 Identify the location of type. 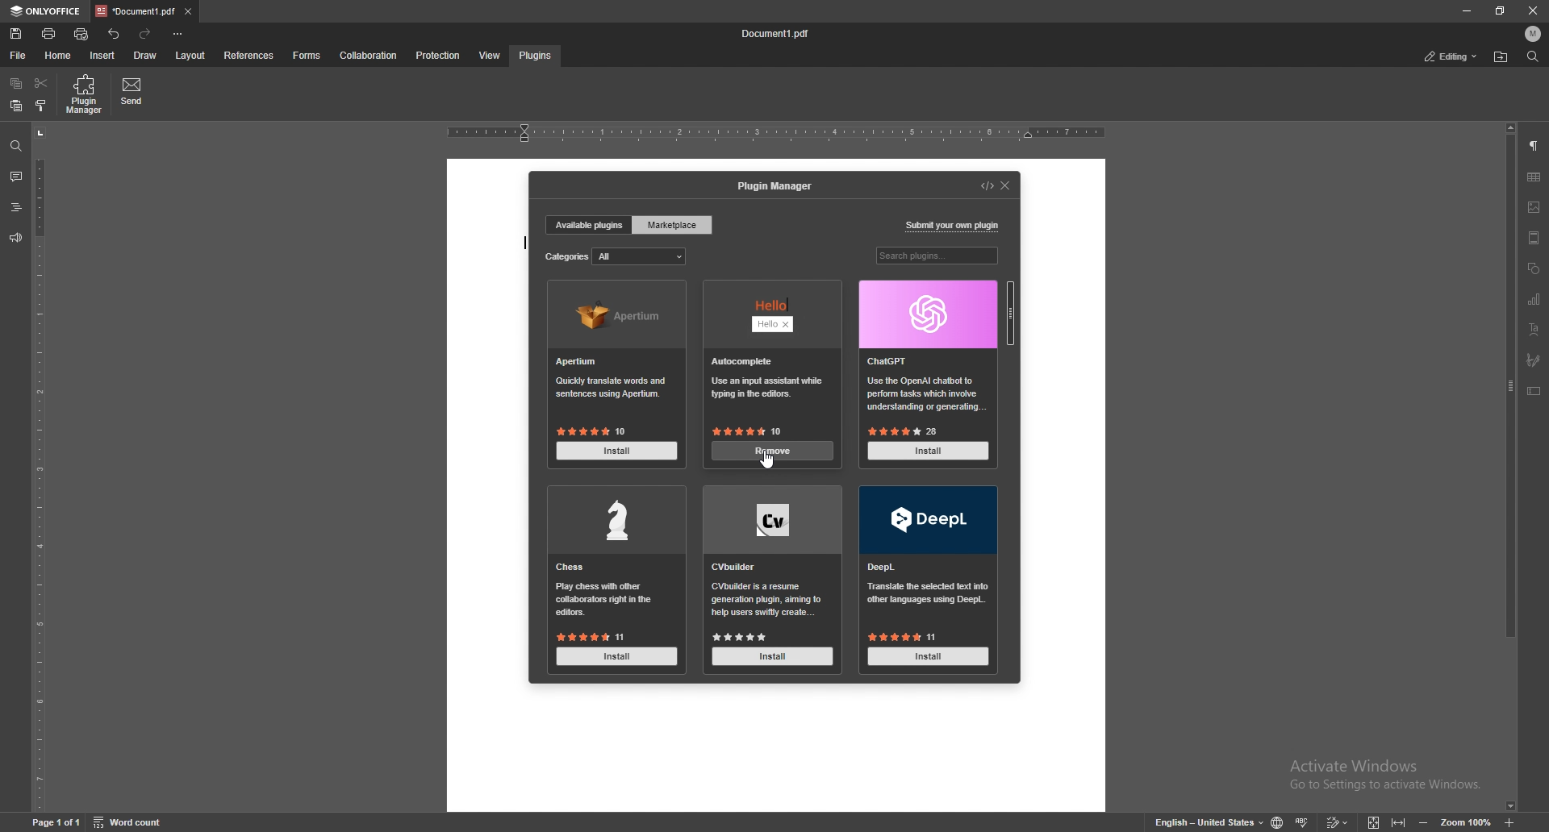
(520, 243).